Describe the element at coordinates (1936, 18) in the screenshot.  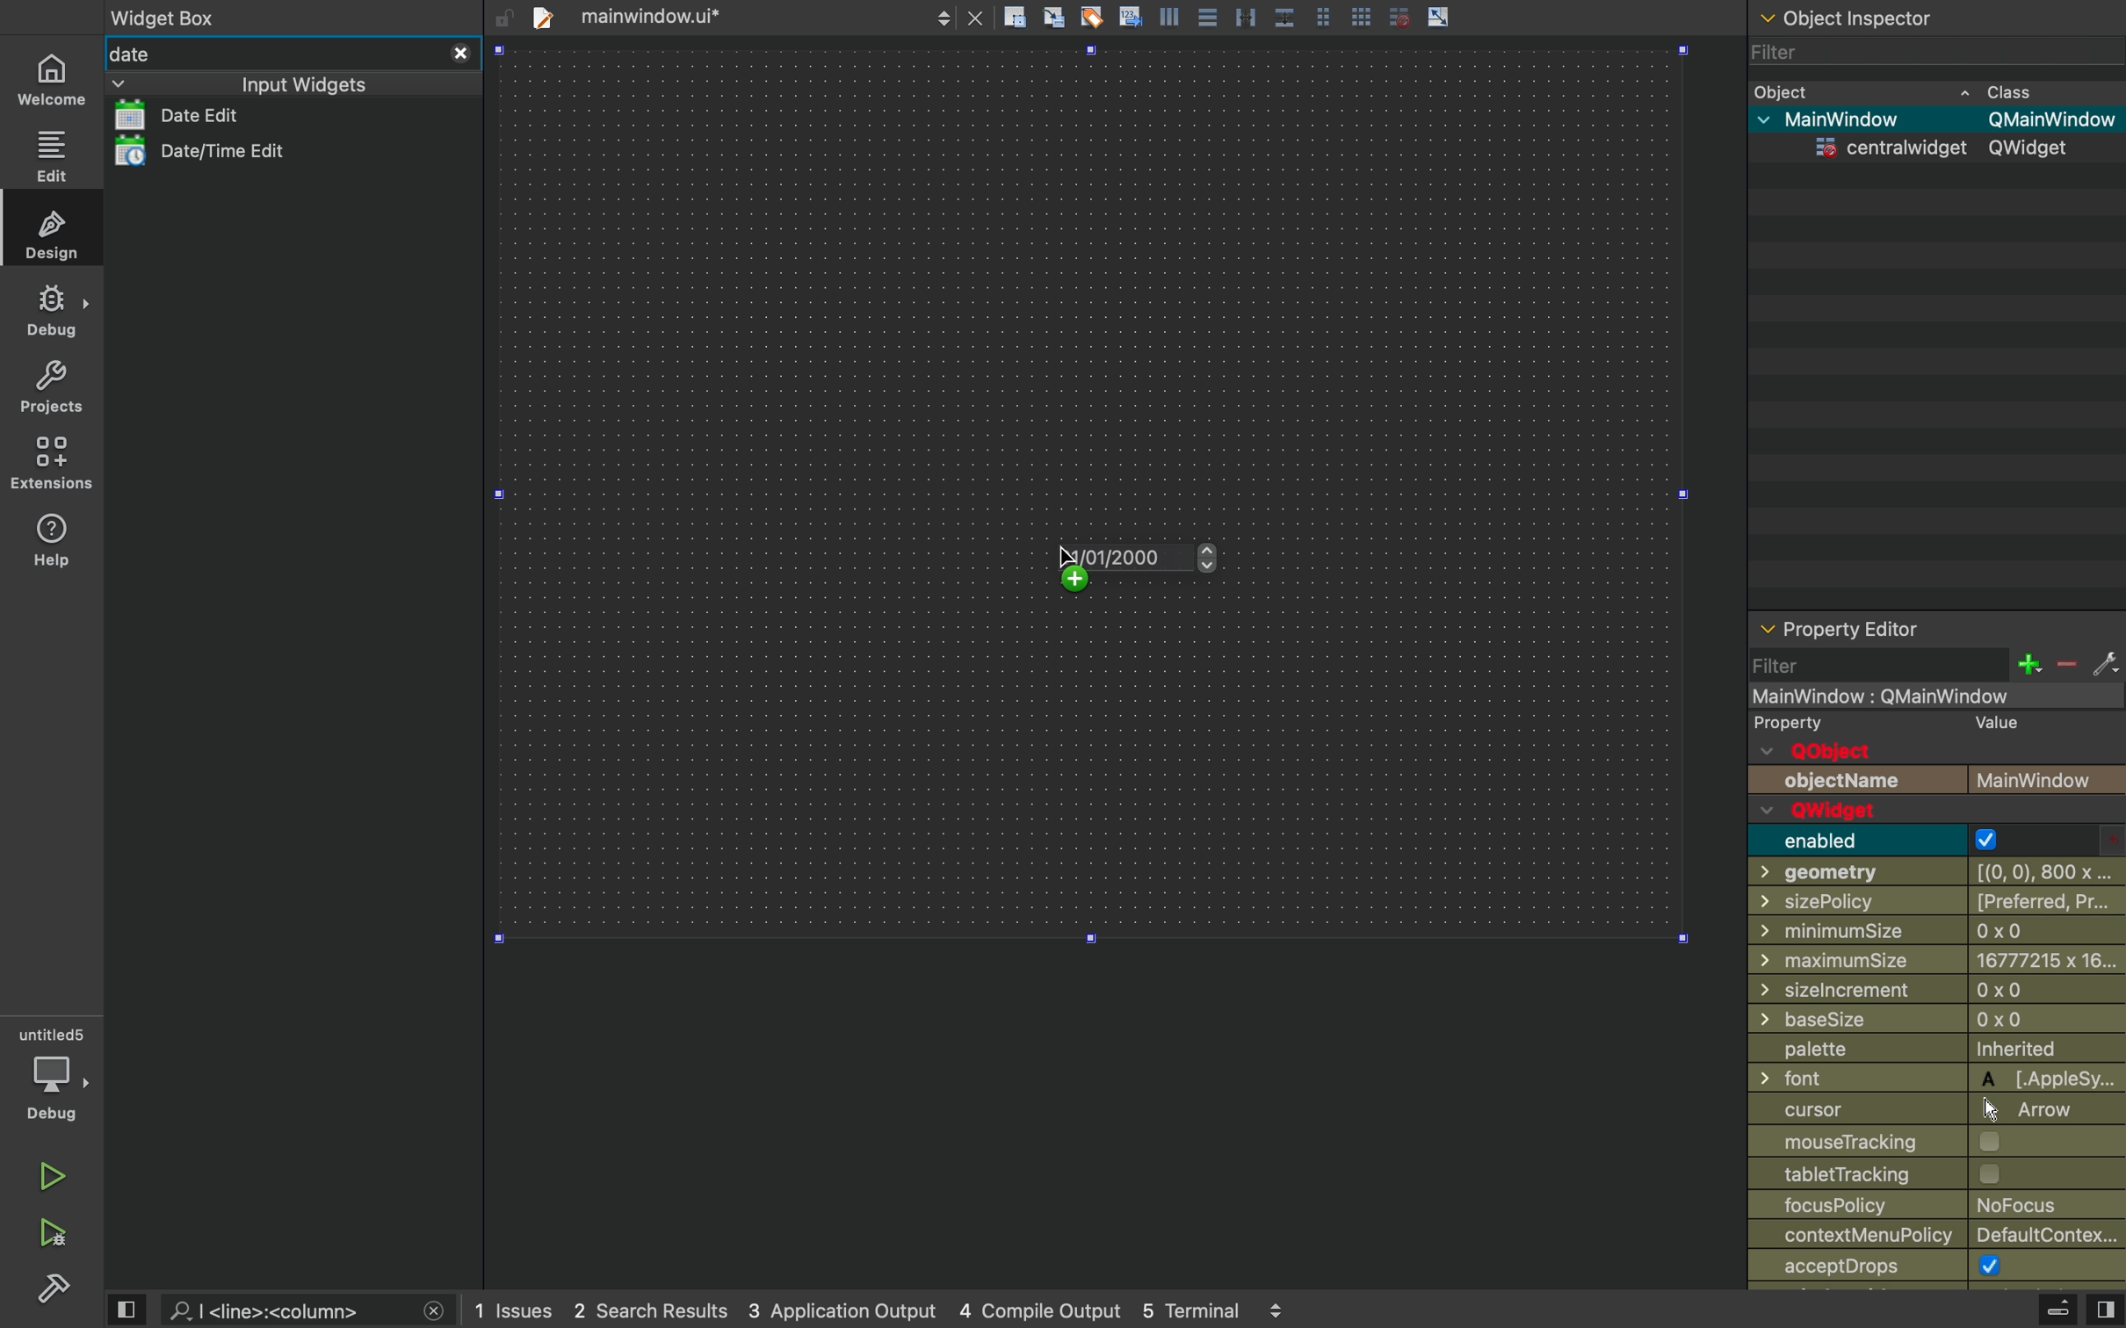
I see `object inspector` at that location.